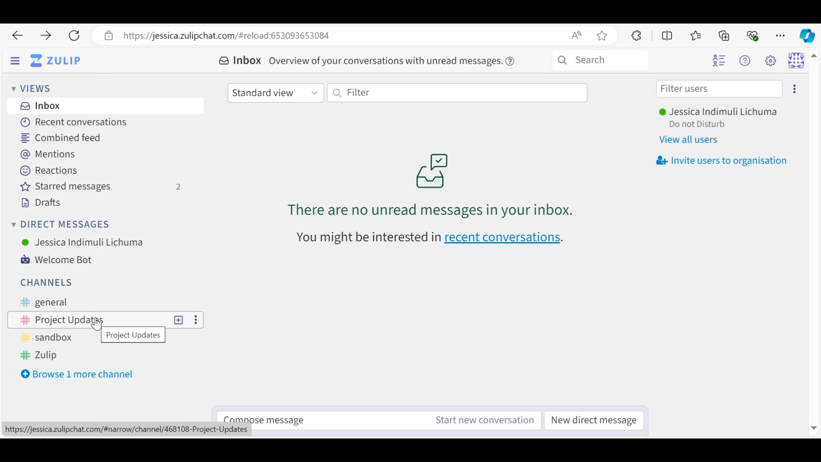 The width and height of the screenshot is (821, 462). What do you see at coordinates (753, 35) in the screenshot?
I see `Browser essentials` at bounding box center [753, 35].